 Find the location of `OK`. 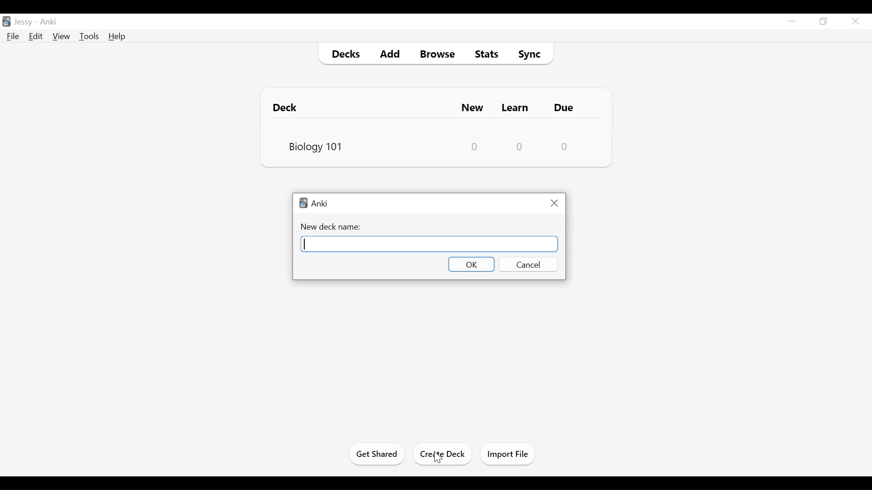

OK is located at coordinates (471, 265).